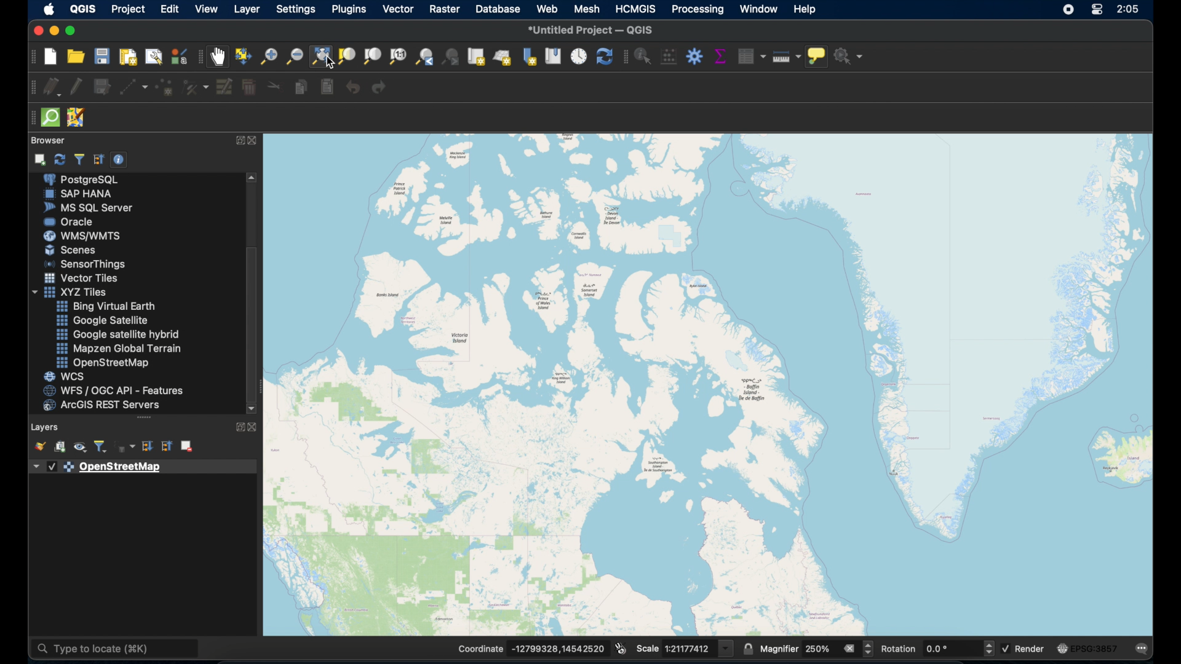 This screenshot has height=664, width=1181. Describe the element at coordinates (268, 56) in the screenshot. I see `zoom in` at that location.